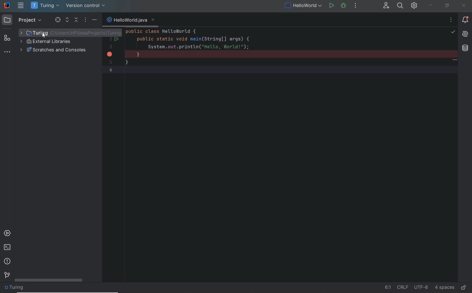 This screenshot has height=293, width=472. I want to click on project name, so click(45, 6).